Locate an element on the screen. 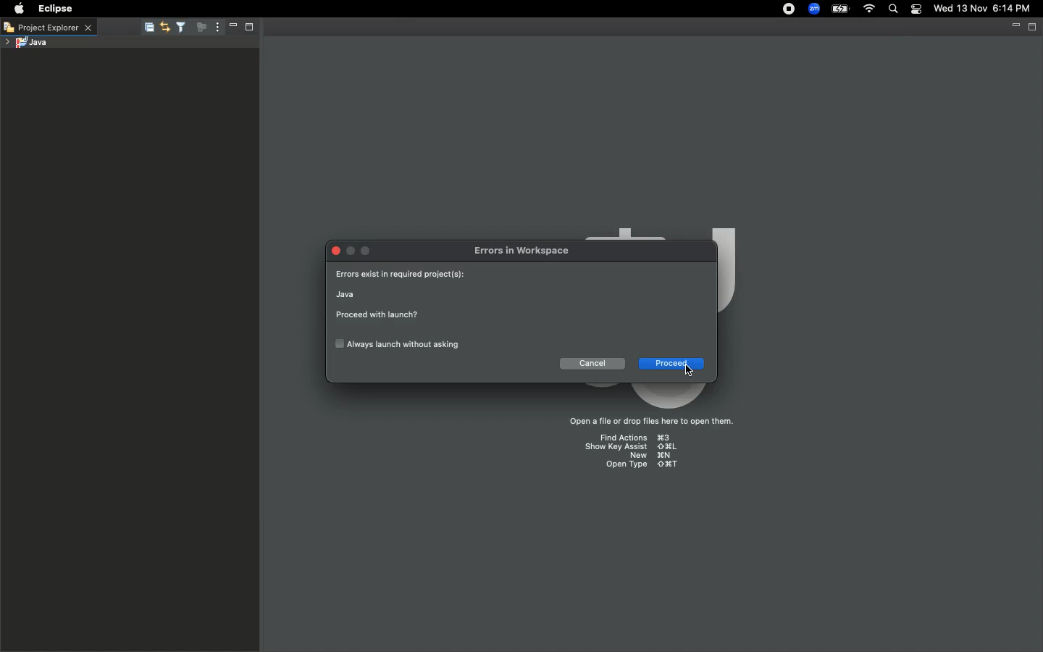 The width and height of the screenshot is (1043, 652). Open a file or drop files here is located at coordinates (645, 423).